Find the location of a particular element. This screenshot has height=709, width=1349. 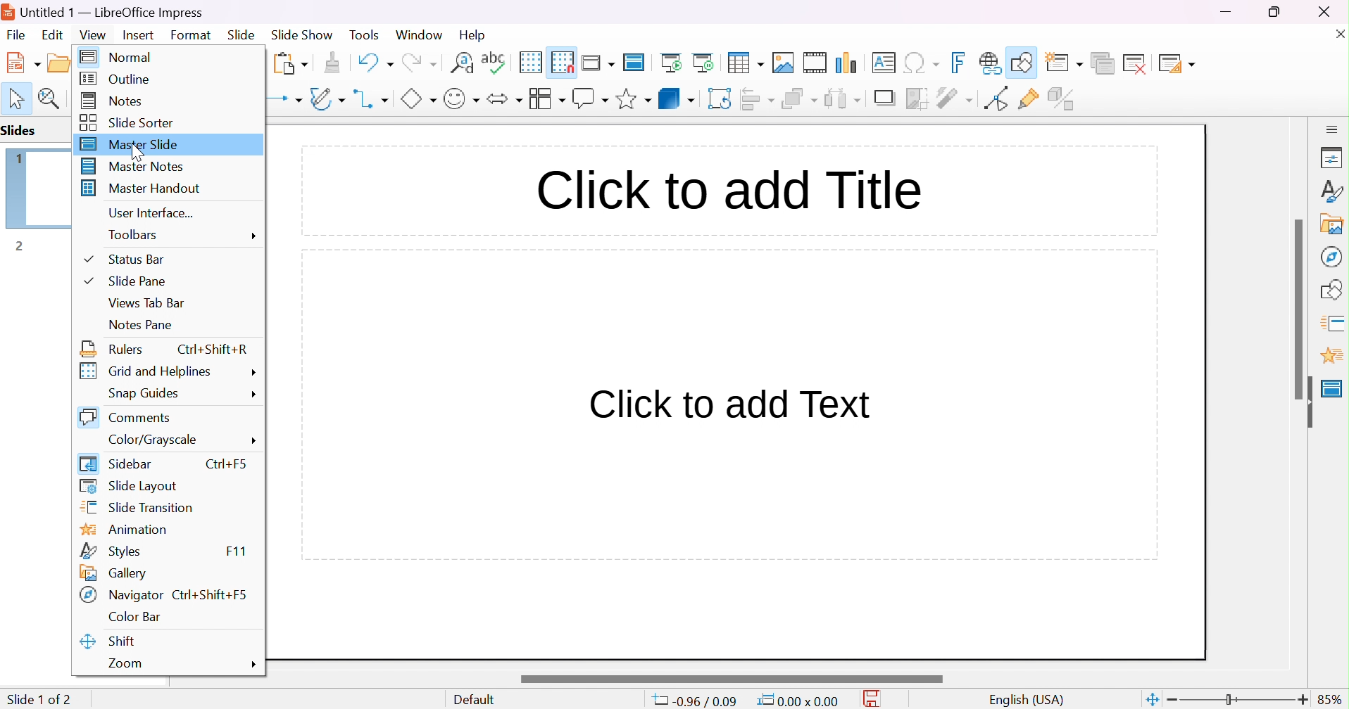

3D onjects is located at coordinates (677, 98).